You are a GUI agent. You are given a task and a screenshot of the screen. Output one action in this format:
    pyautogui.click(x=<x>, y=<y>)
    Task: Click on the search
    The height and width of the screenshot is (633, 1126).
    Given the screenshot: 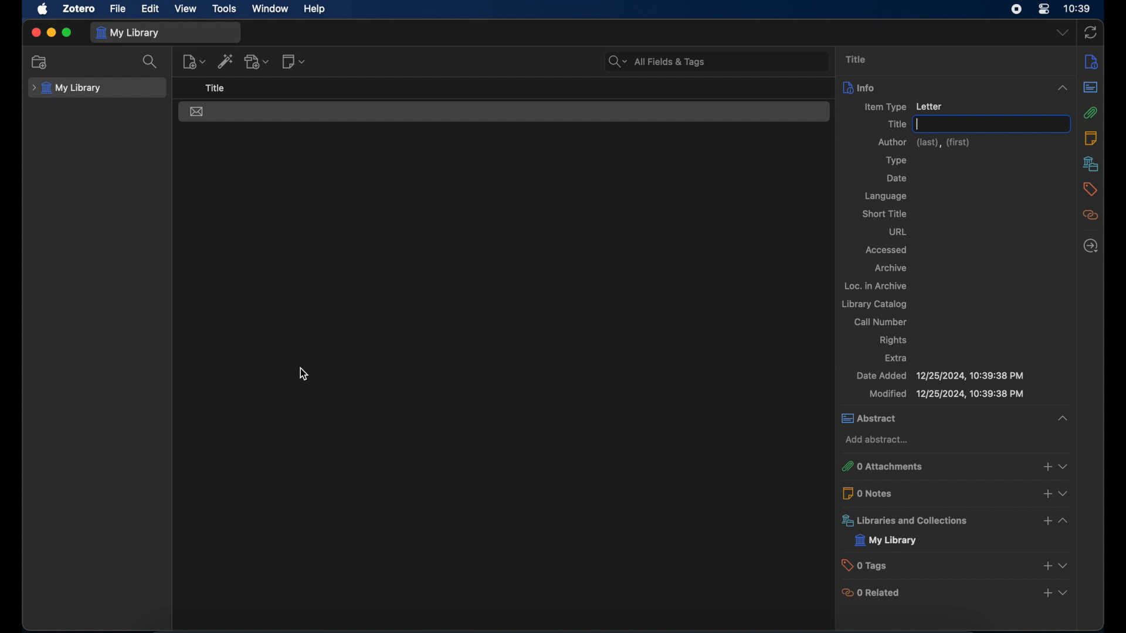 What is the action you would take?
    pyautogui.click(x=151, y=62)
    